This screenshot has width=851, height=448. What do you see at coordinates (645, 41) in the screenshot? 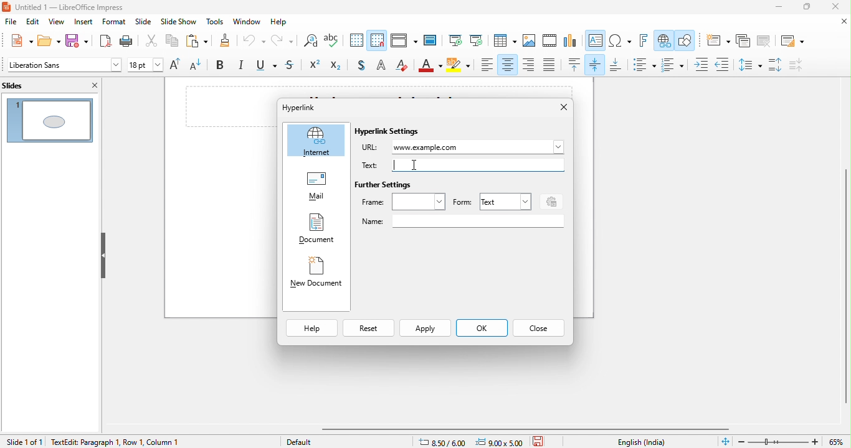
I see `fontwork text` at bounding box center [645, 41].